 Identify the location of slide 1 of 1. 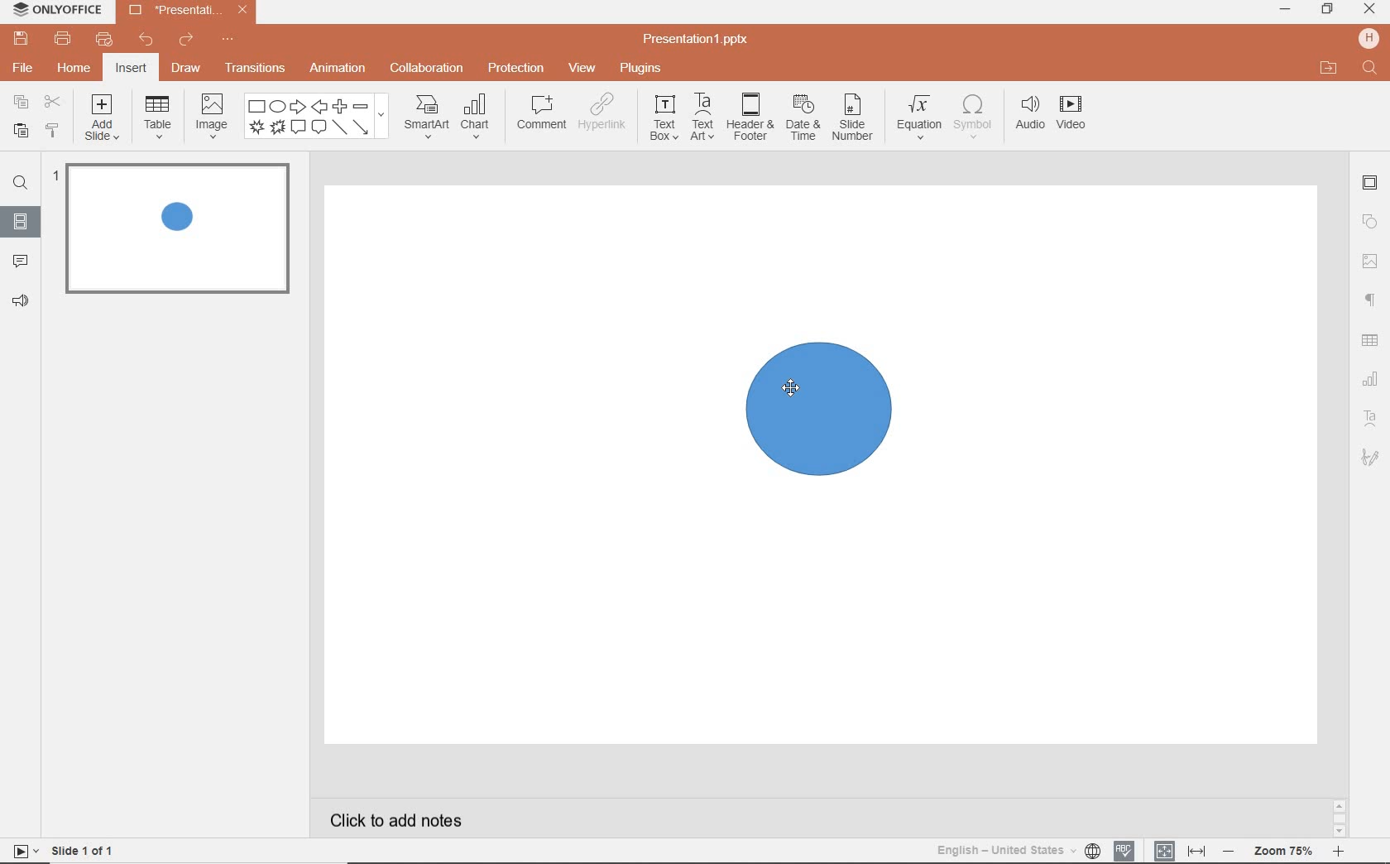
(84, 849).